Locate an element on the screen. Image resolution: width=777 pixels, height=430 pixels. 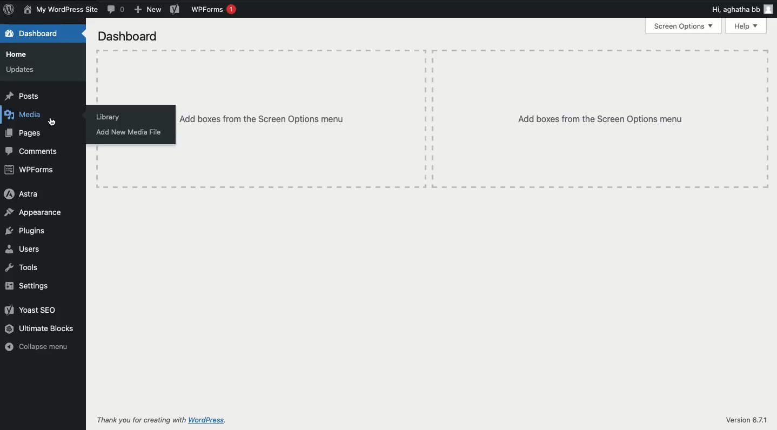
Plugins is located at coordinates (26, 231).